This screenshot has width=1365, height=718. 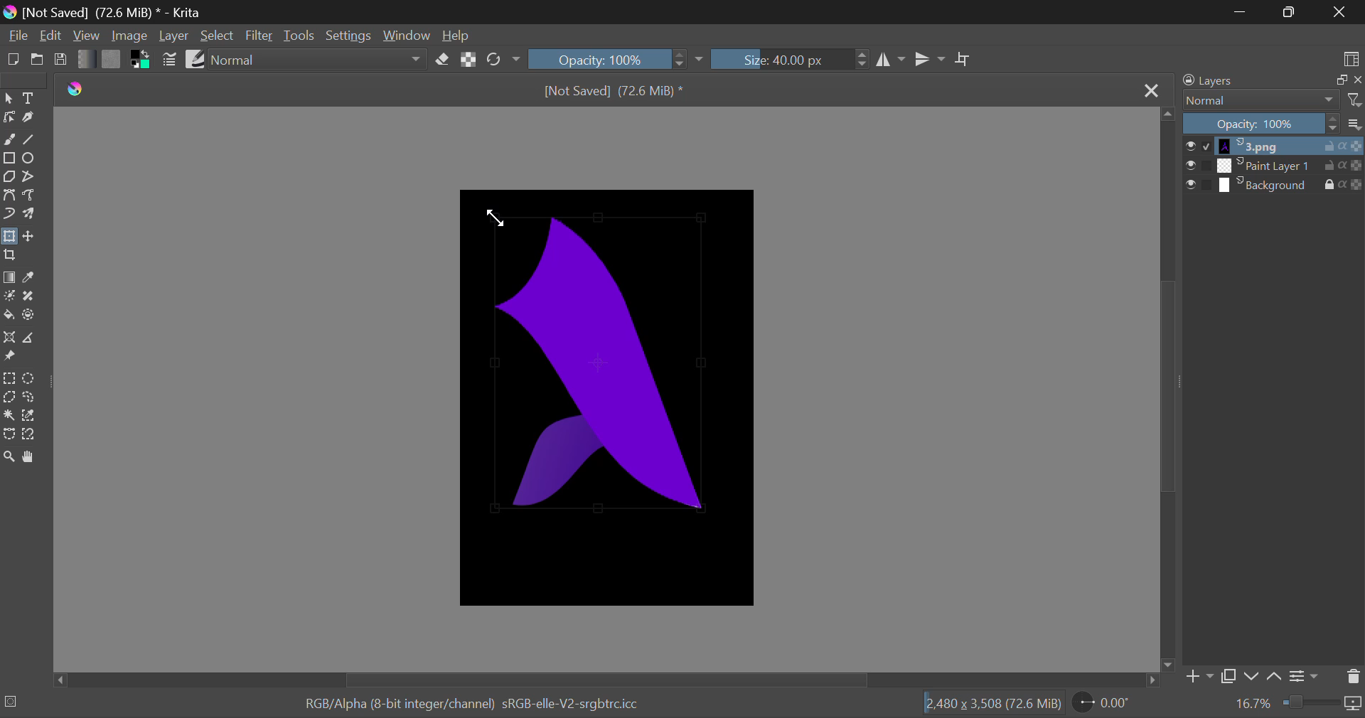 I want to click on layer 2, so click(x=1265, y=165).